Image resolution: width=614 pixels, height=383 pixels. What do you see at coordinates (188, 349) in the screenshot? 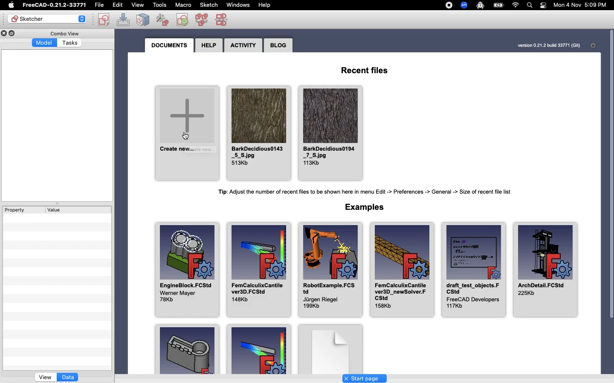
I see `Example 9` at bounding box center [188, 349].